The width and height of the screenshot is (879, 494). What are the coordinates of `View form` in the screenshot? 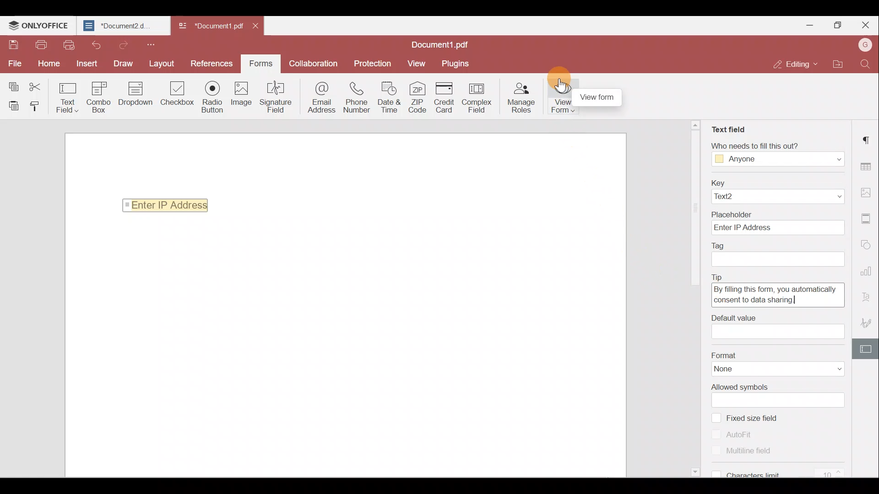 It's located at (601, 97).